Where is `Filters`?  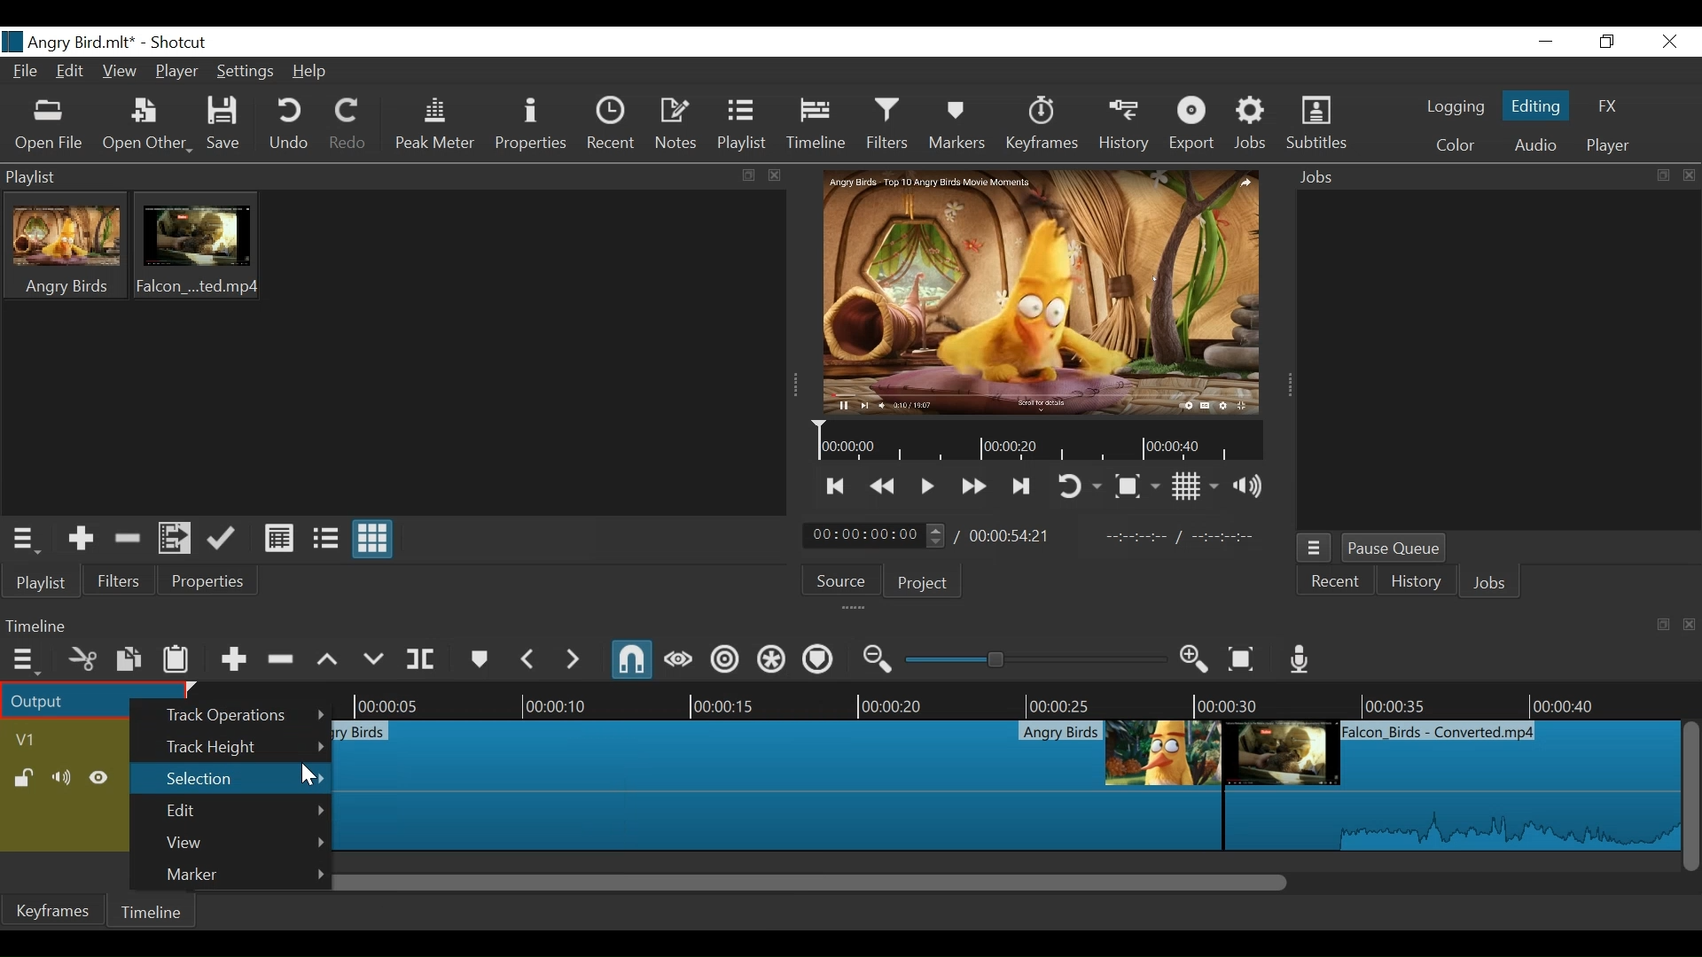 Filters is located at coordinates (887, 124).